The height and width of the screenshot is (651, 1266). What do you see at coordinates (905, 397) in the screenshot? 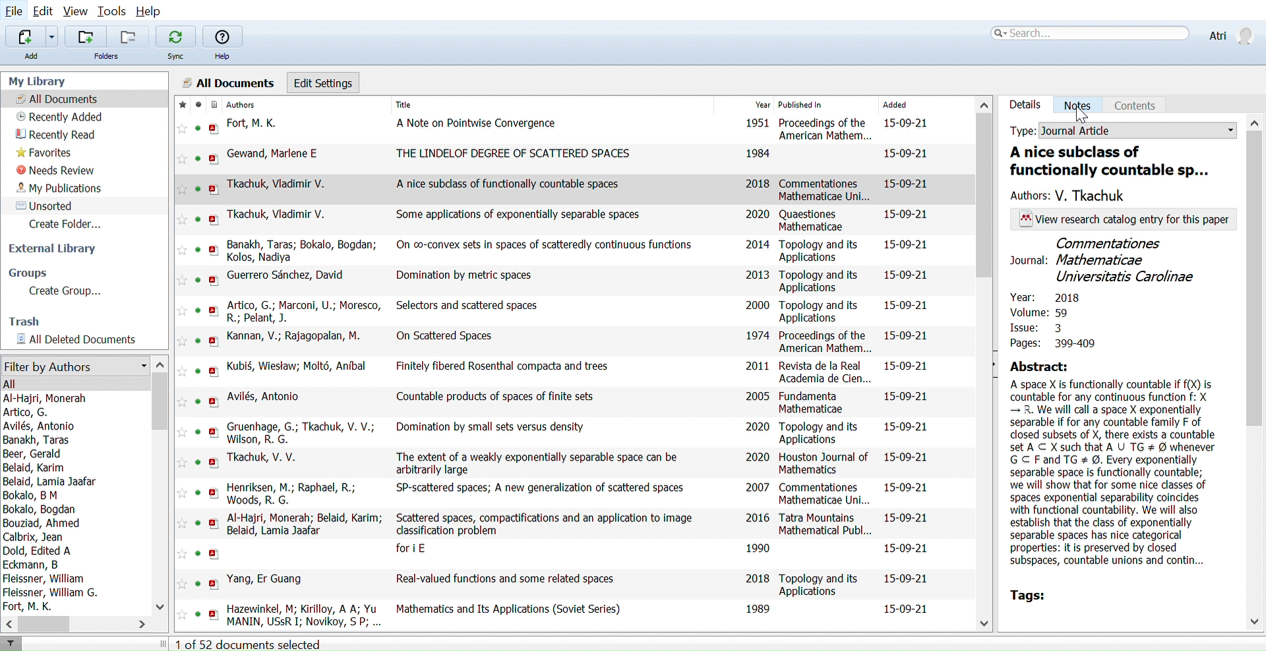
I see `15-09-21` at bounding box center [905, 397].